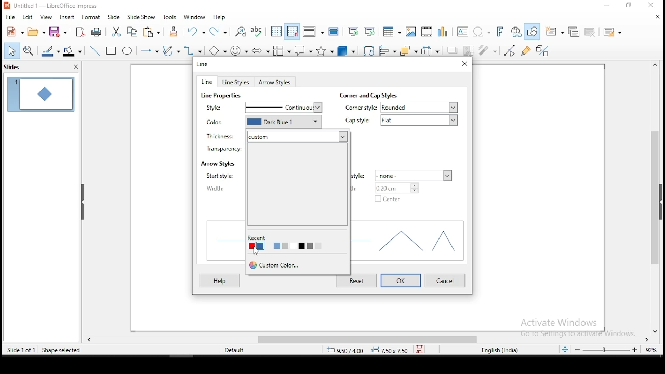  What do you see at coordinates (445, 31) in the screenshot?
I see `charts` at bounding box center [445, 31].